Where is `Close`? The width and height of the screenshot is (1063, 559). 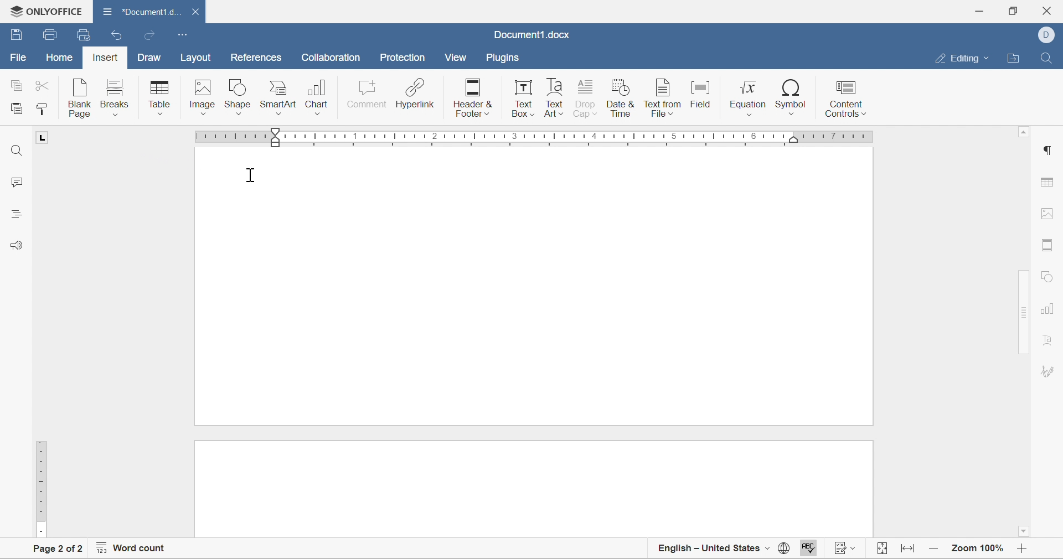 Close is located at coordinates (1050, 9).